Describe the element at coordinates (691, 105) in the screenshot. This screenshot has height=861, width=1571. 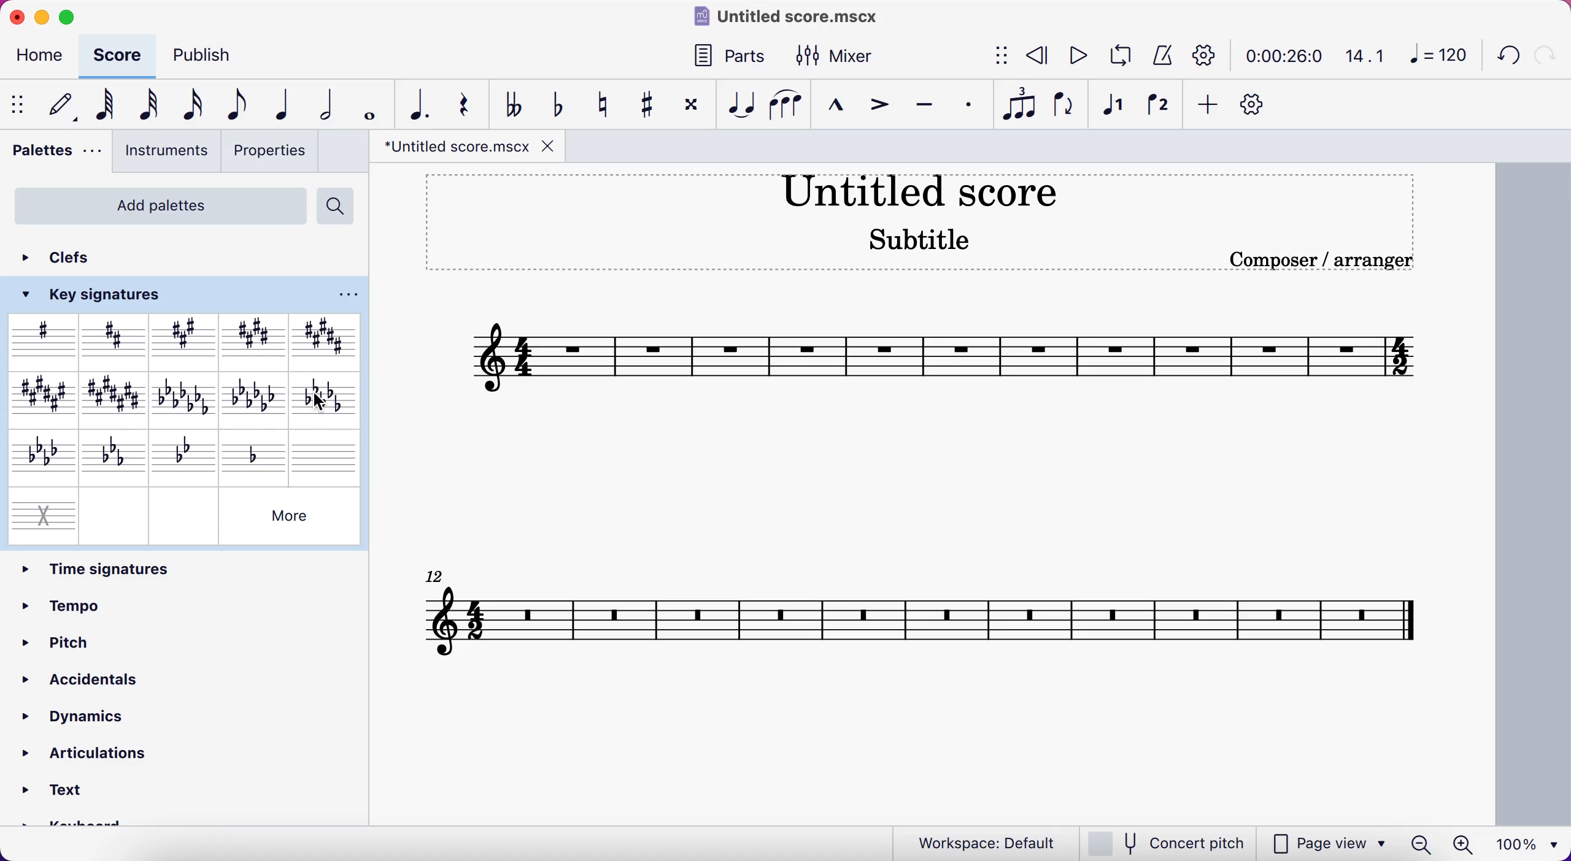
I see `toggle doble sharp` at that location.